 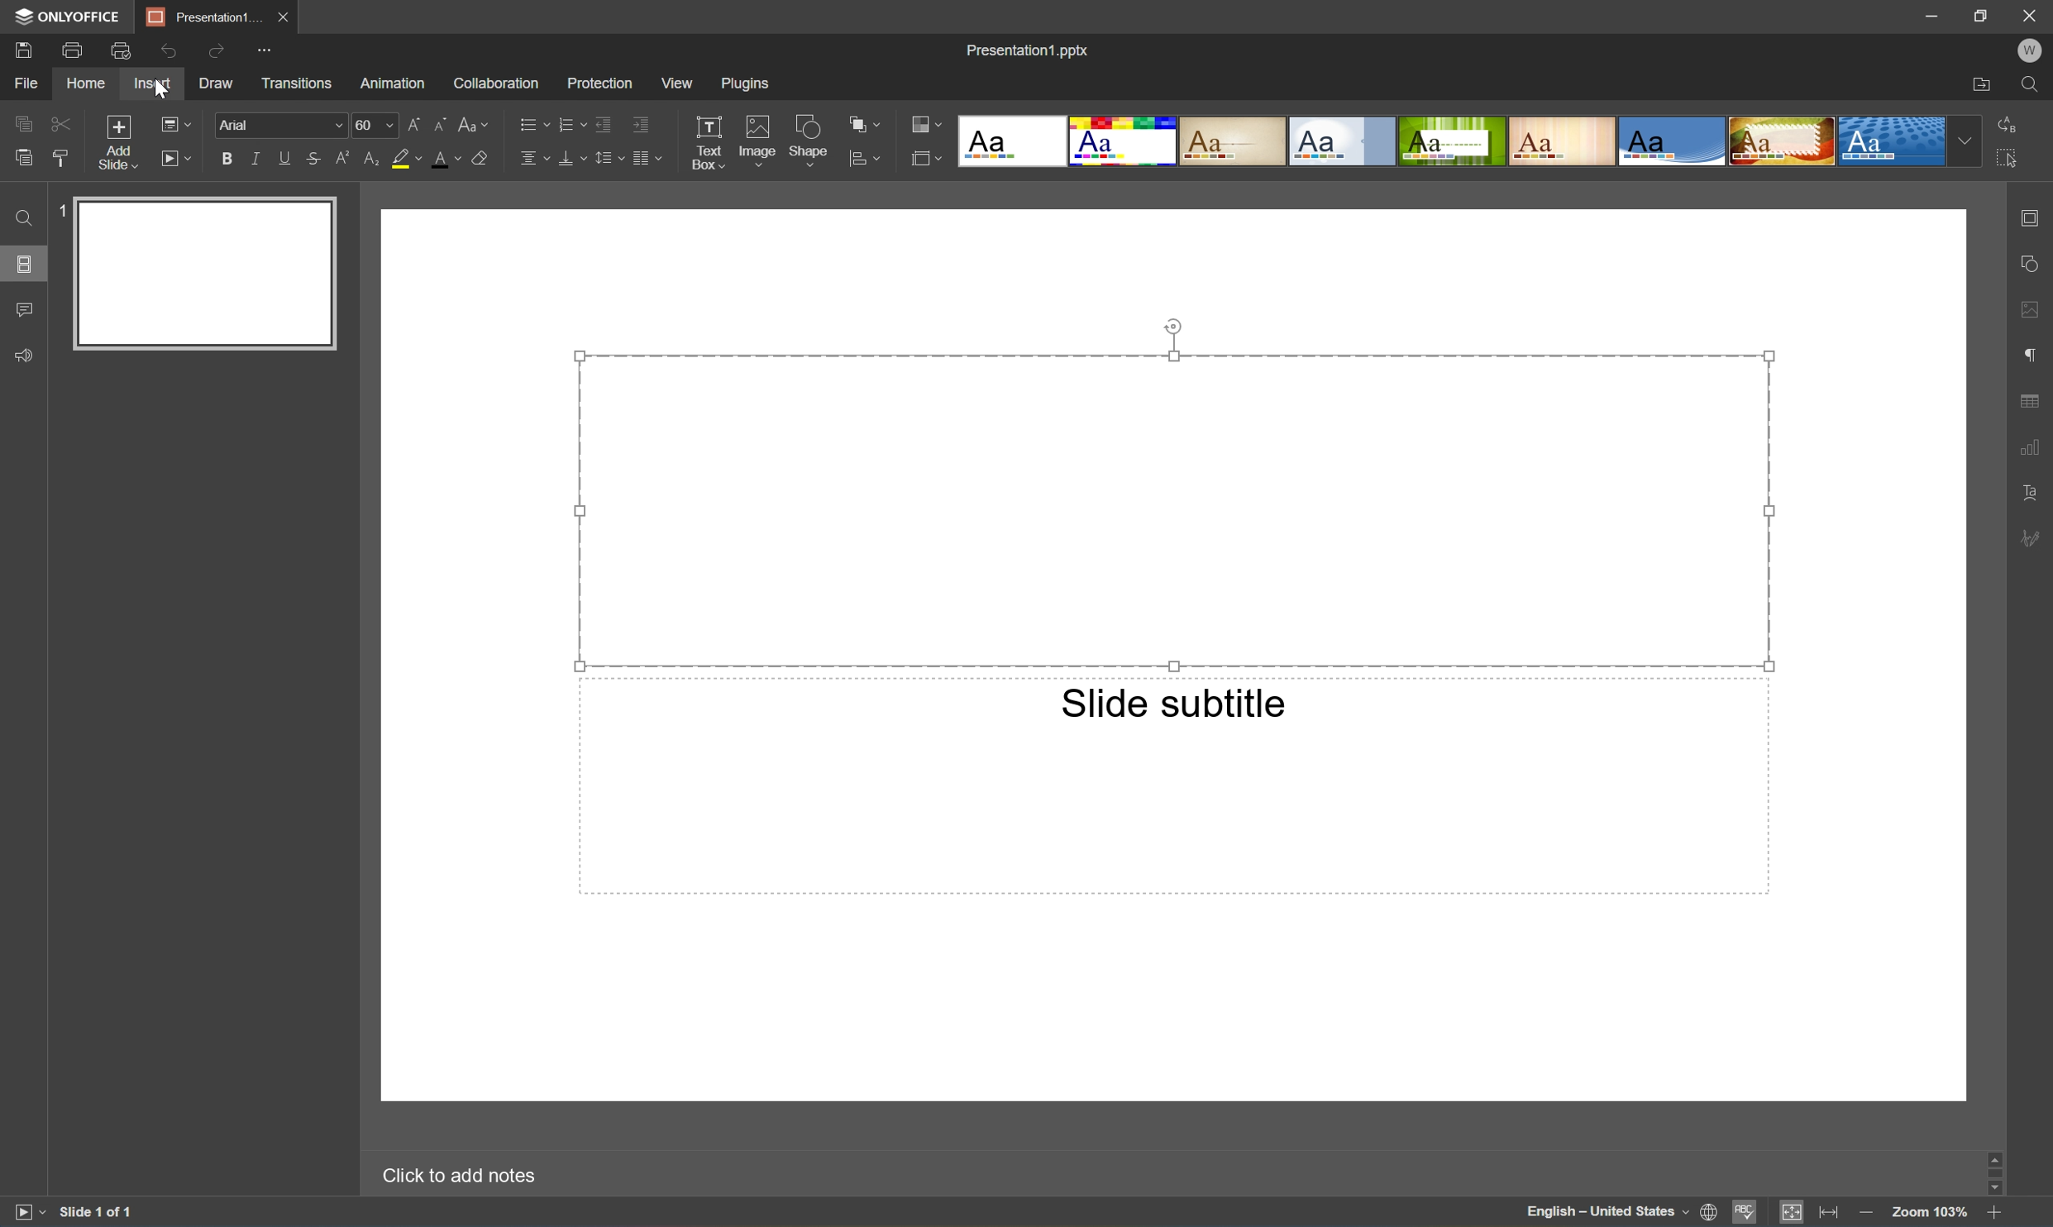 I want to click on Line spacing, so click(x=609, y=158).